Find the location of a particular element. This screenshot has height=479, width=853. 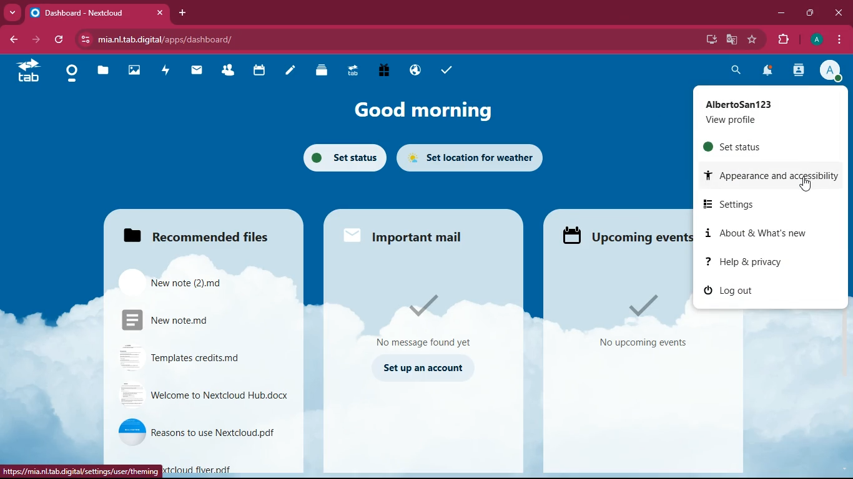

set up an account is located at coordinates (428, 370).